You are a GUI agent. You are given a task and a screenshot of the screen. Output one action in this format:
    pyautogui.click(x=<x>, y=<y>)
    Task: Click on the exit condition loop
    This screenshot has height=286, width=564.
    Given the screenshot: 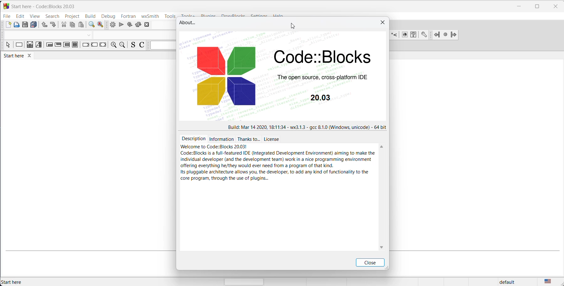 What is the action you would take?
    pyautogui.click(x=58, y=46)
    